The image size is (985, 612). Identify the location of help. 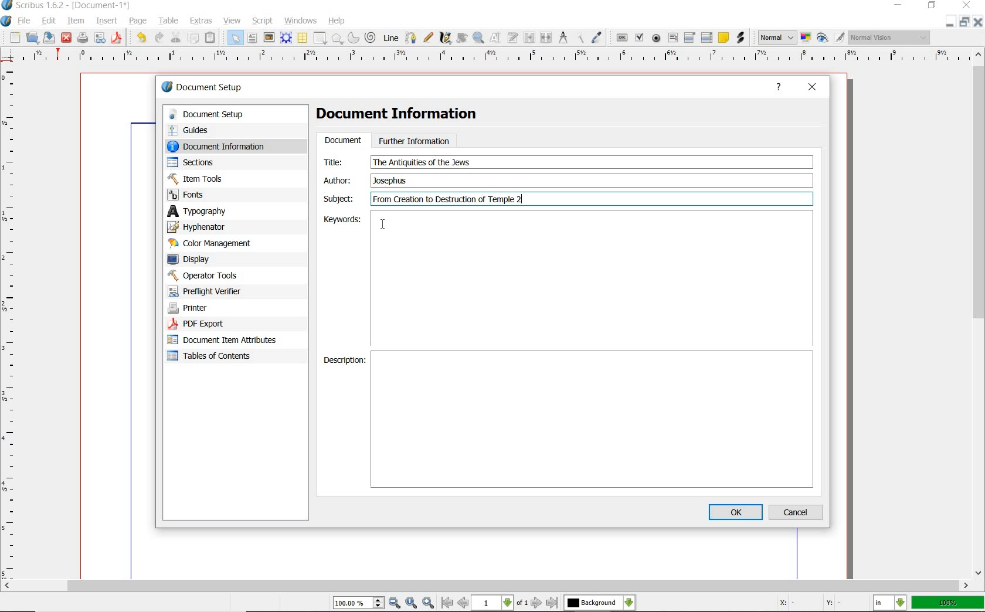
(779, 89).